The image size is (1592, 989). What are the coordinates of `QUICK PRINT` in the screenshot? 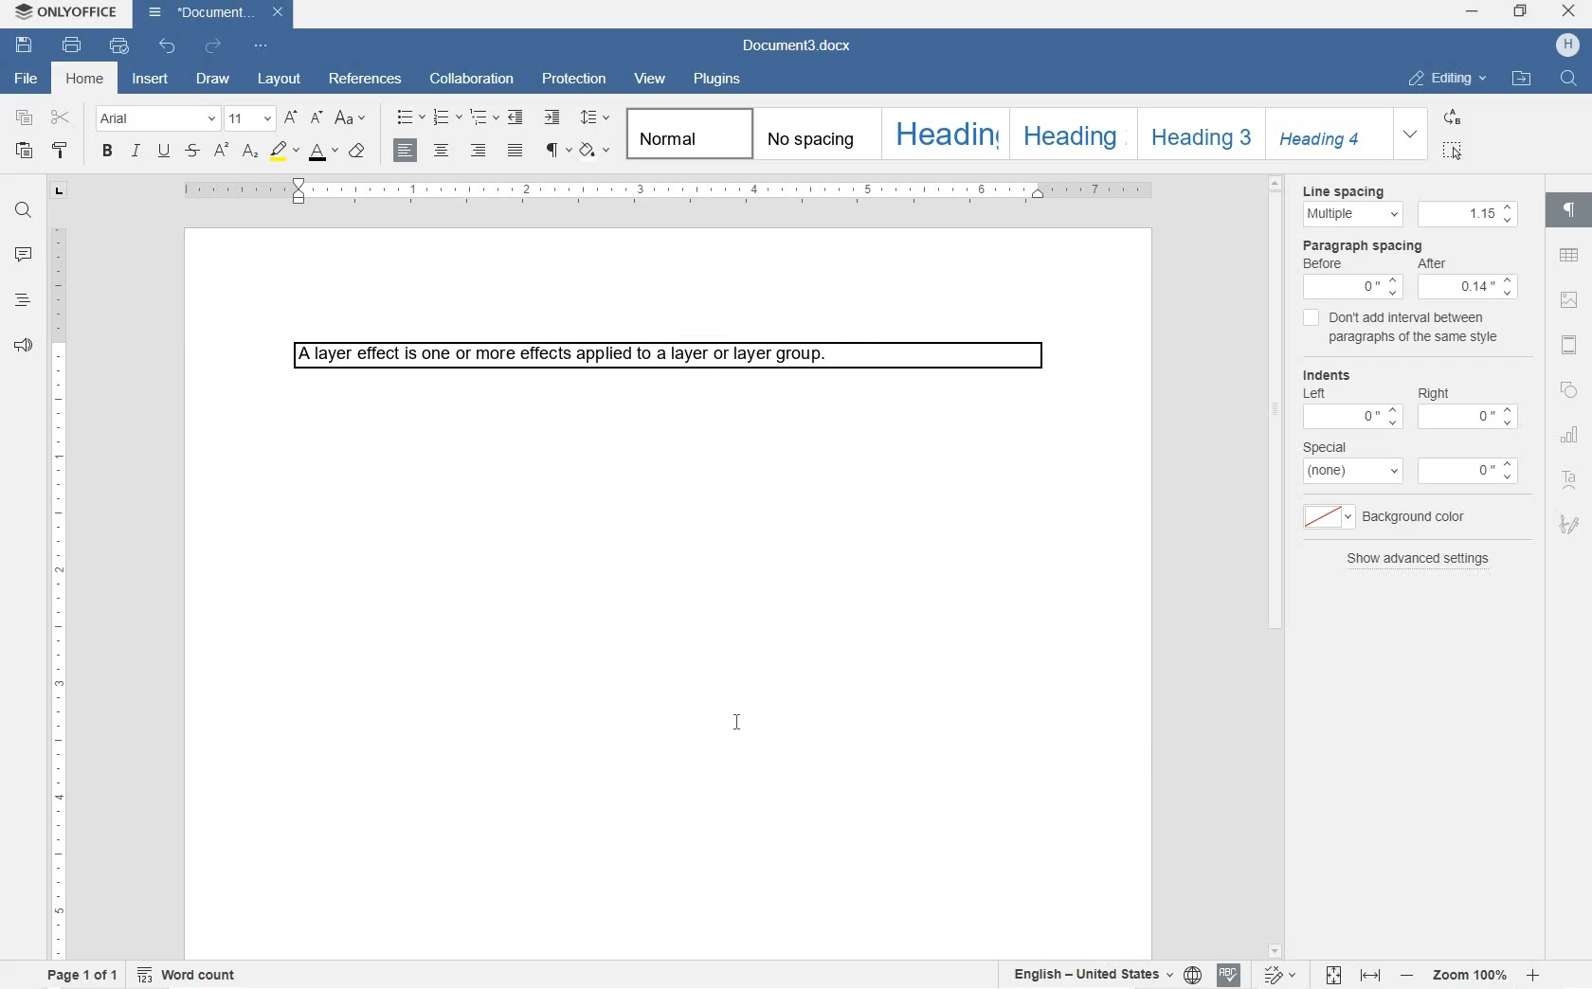 It's located at (119, 48).